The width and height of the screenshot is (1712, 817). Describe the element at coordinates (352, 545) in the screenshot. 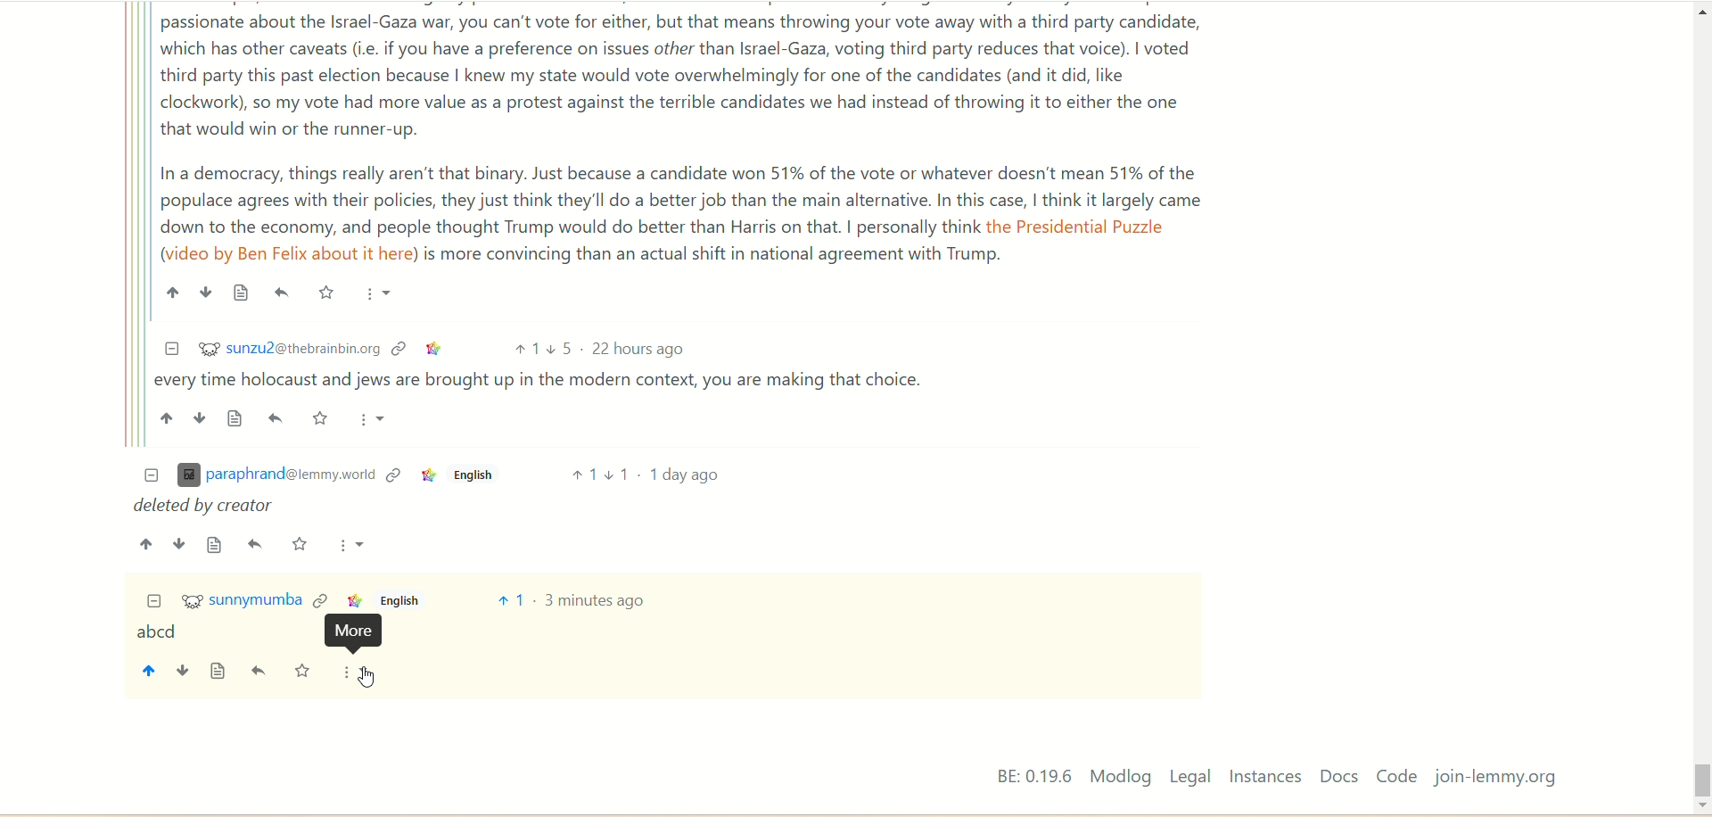

I see `More` at that location.